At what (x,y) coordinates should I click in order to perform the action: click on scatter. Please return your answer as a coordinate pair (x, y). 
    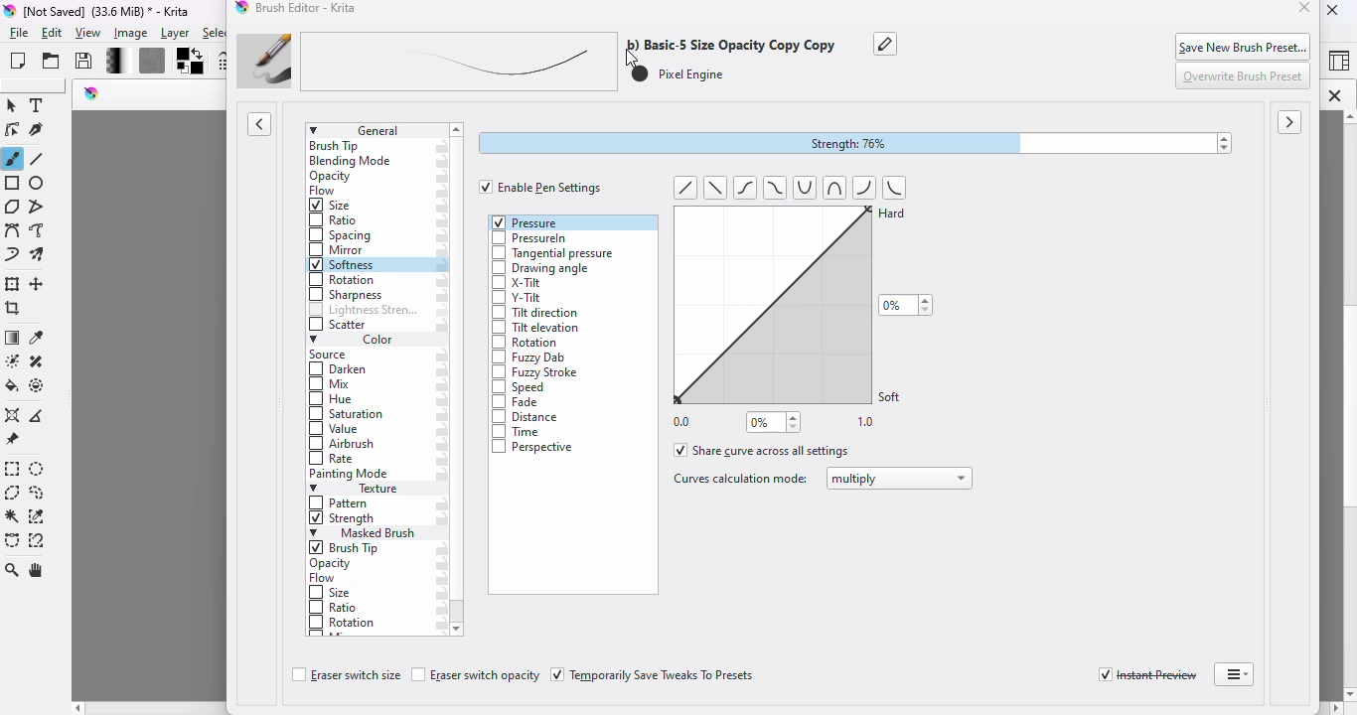
    Looking at the image, I should click on (339, 326).